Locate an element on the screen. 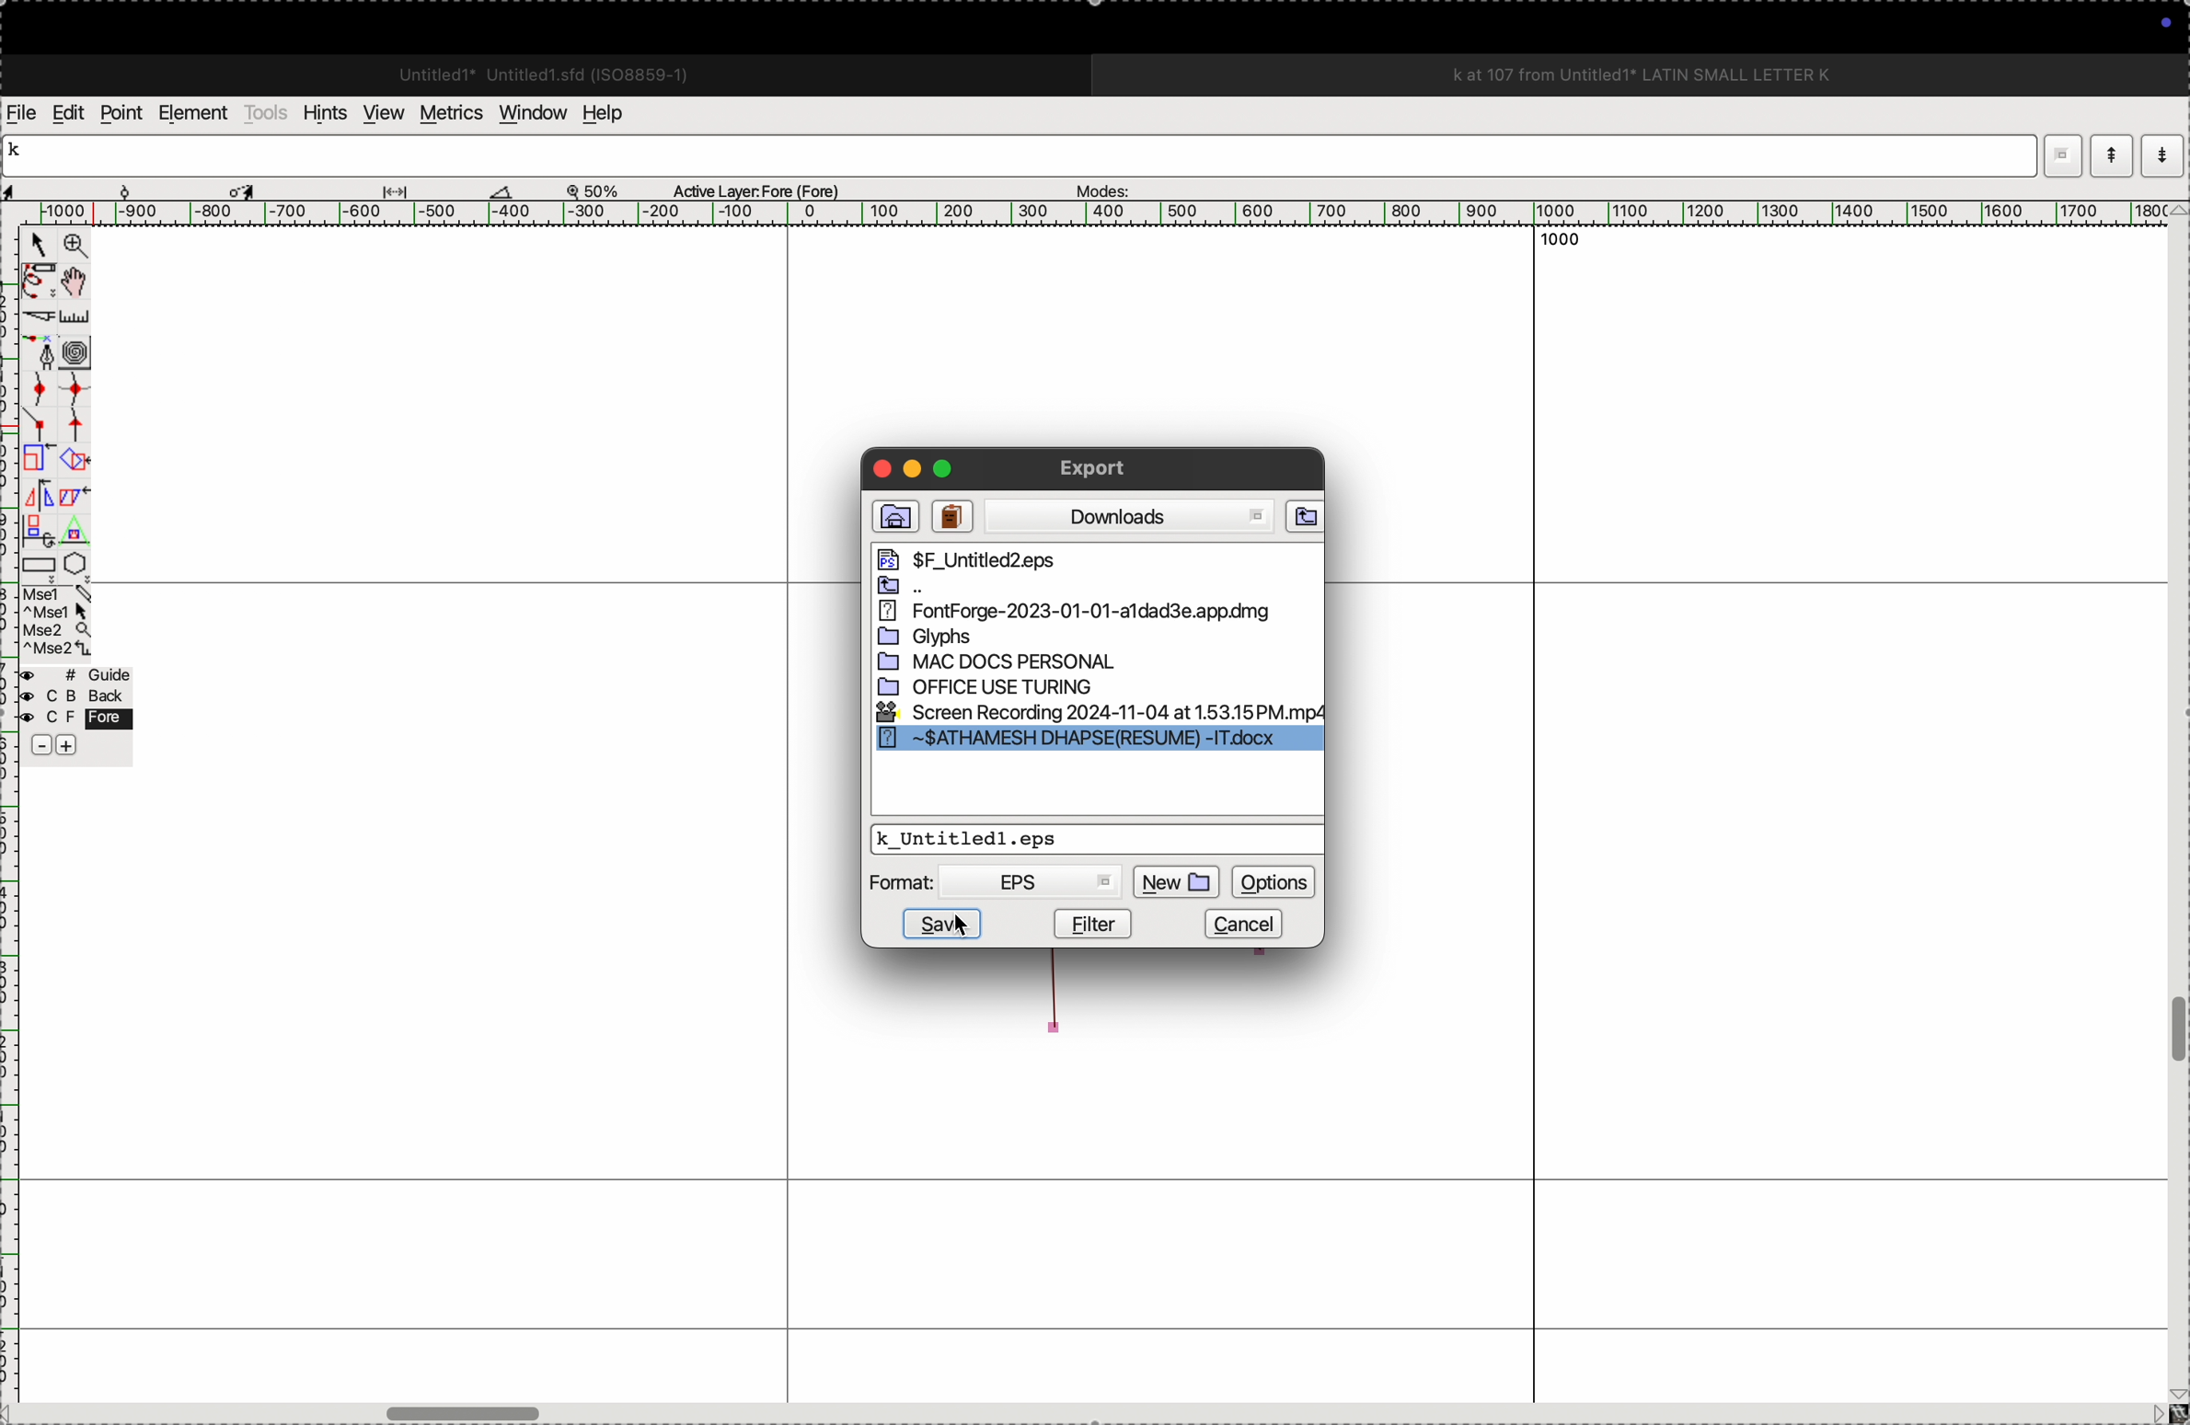  cancel is located at coordinates (1256, 922).